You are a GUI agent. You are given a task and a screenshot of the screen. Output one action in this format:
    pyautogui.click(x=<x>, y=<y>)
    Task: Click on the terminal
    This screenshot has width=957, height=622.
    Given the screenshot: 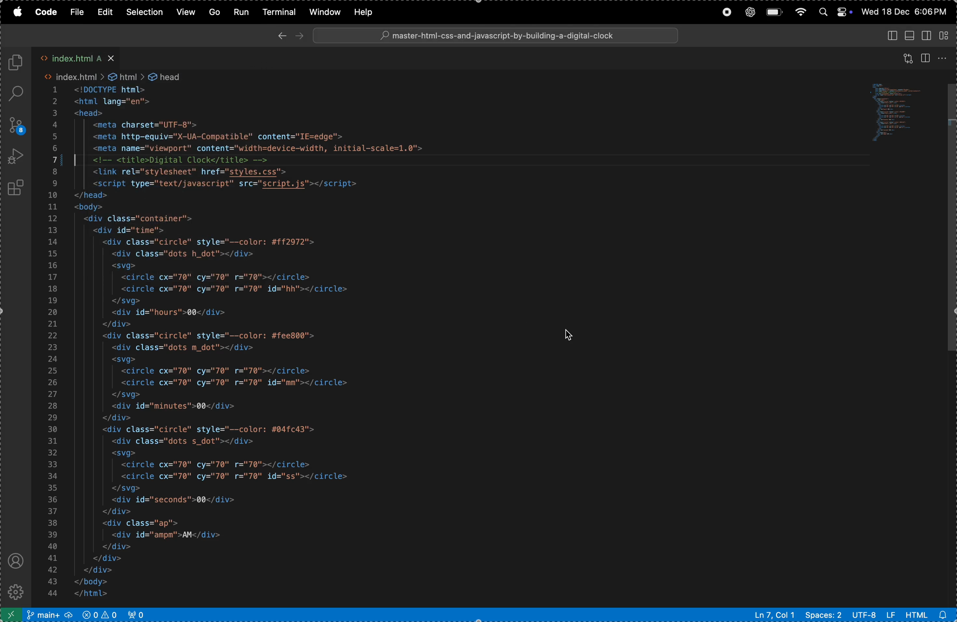 What is the action you would take?
    pyautogui.click(x=279, y=12)
    